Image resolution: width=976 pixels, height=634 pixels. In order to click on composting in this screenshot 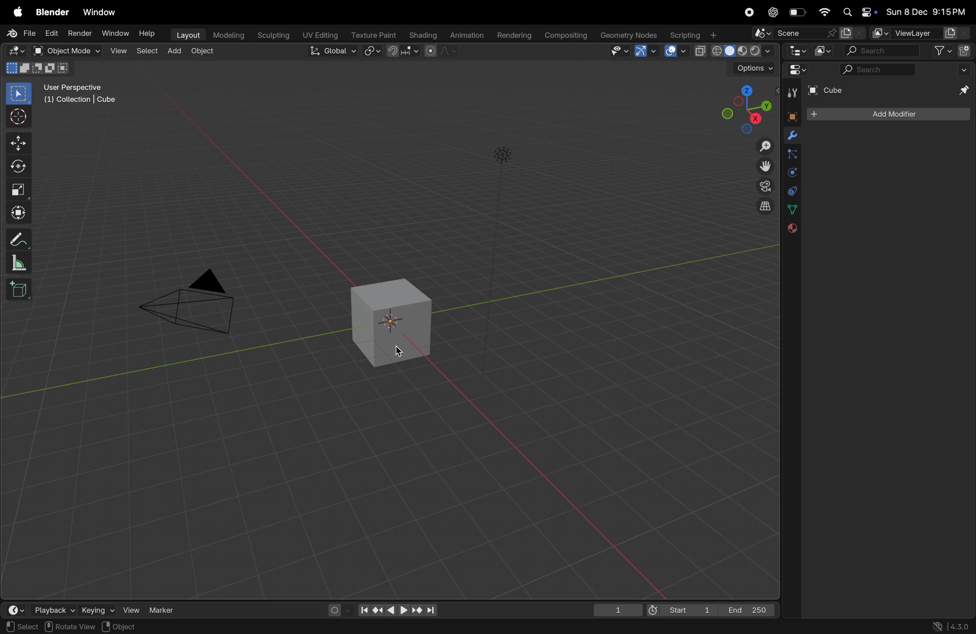, I will do `click(567, 36)`.